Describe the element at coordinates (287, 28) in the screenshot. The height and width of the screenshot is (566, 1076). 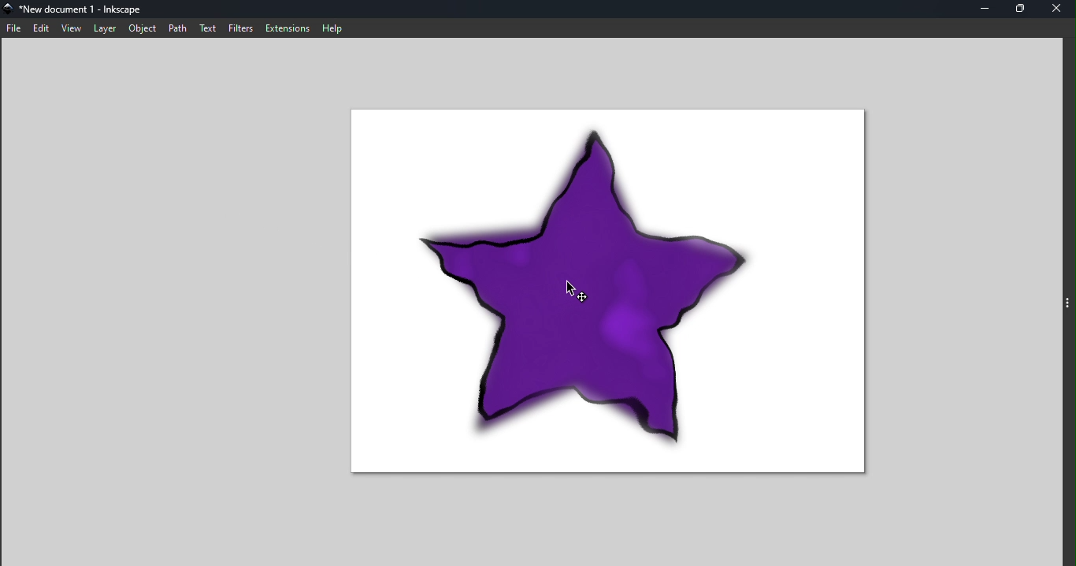
I see `Extensions` at that location.